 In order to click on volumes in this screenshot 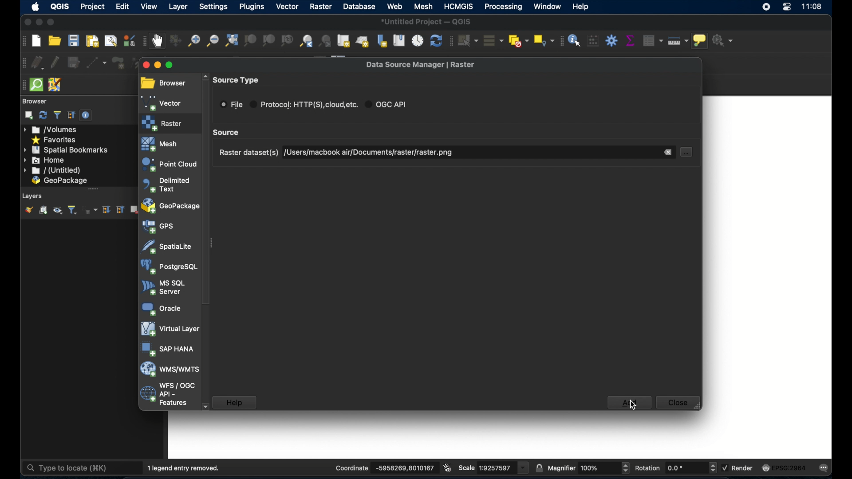, I will do `click(51, 130)`.